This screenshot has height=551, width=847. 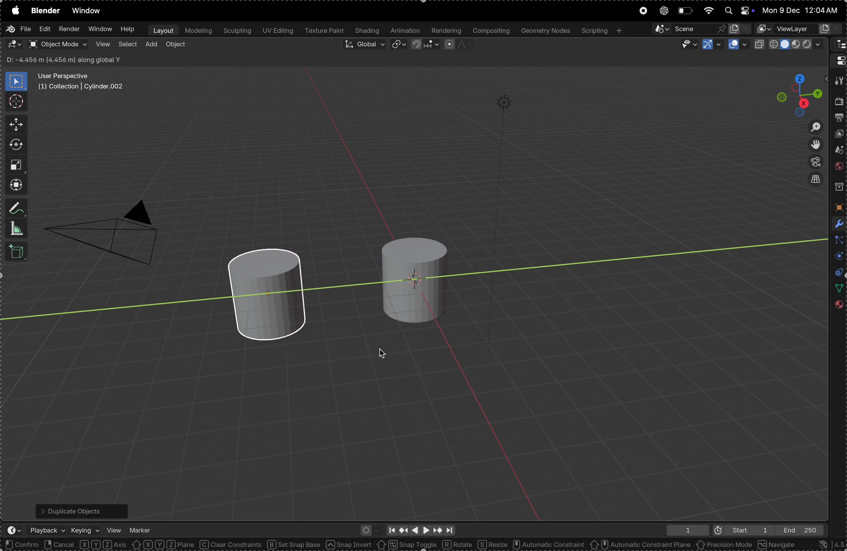 What do you see at coordinates (85, 528) in the screenshot?
I see `keying` at bounding box center [85, 528].